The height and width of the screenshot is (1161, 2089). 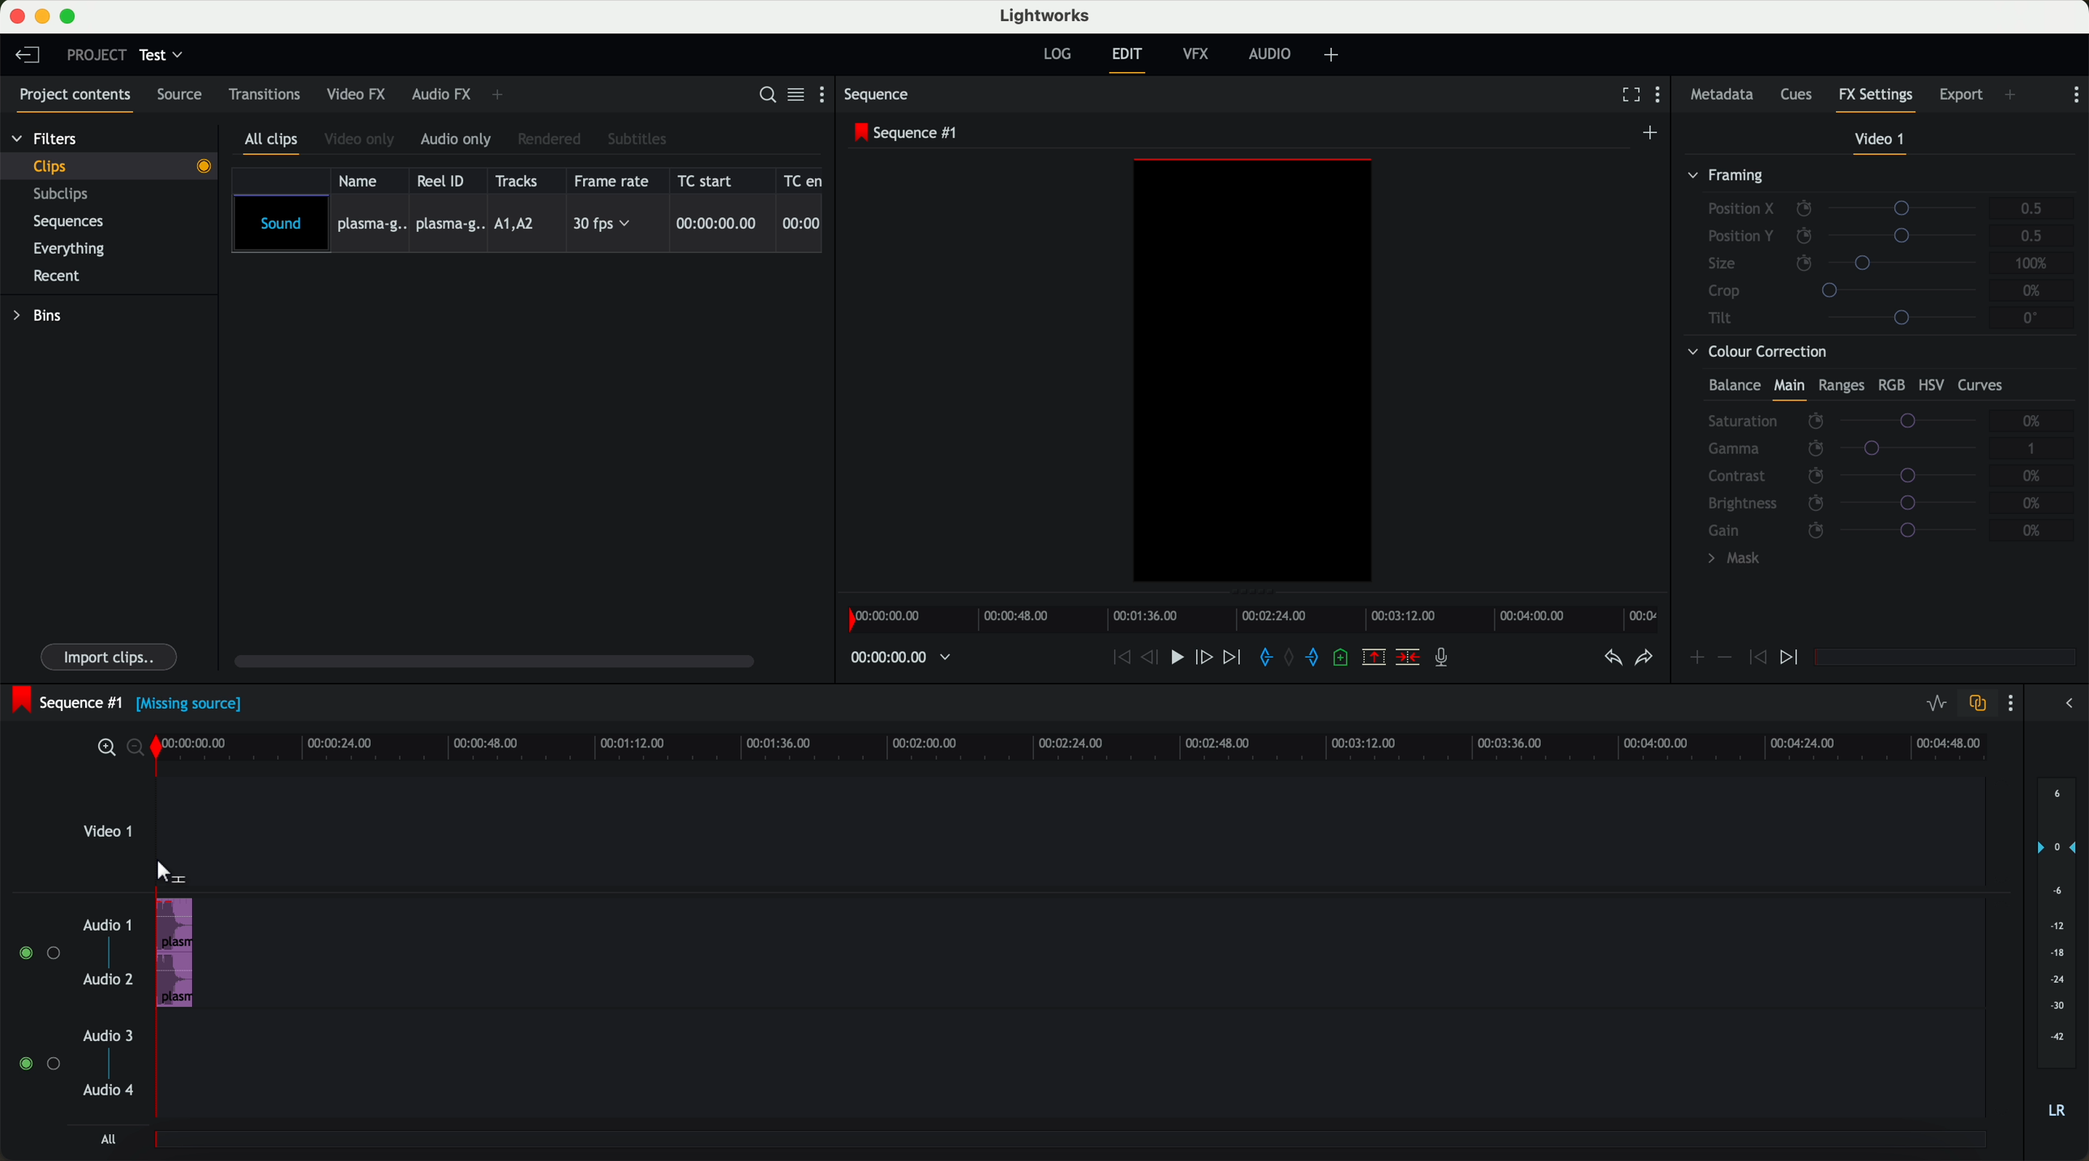 What do you see at coordinates (1877, 97) in the screenshot?
I see `FX settings` at bounding box center [1877, 97].